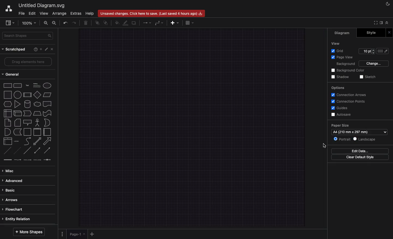  What do you see at coordinates (75, 23) in the screenshot?
I see `Redo` at bounding box center [75, 23].